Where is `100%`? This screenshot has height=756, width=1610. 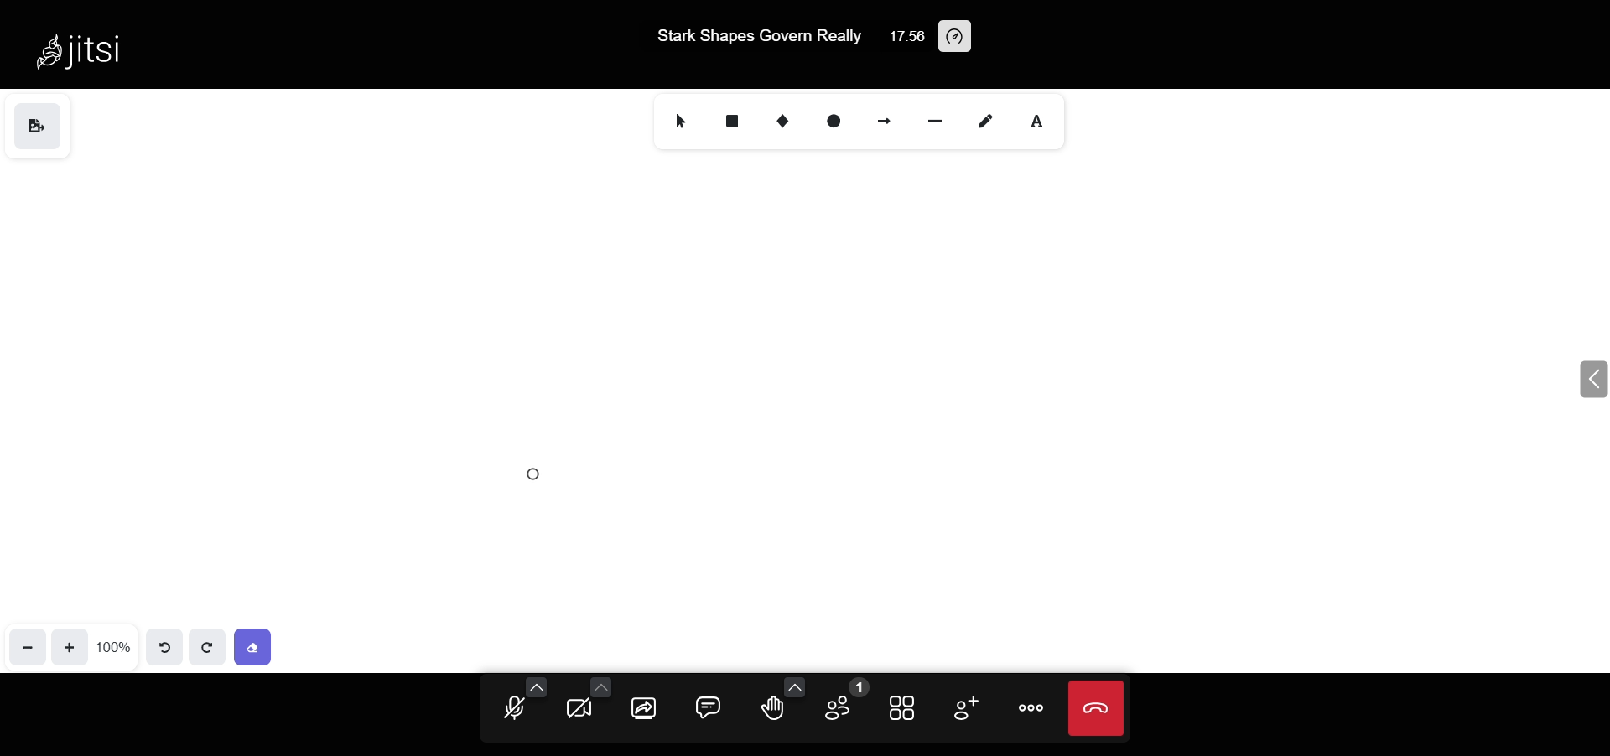 100% is located at coordinates (114, 645).